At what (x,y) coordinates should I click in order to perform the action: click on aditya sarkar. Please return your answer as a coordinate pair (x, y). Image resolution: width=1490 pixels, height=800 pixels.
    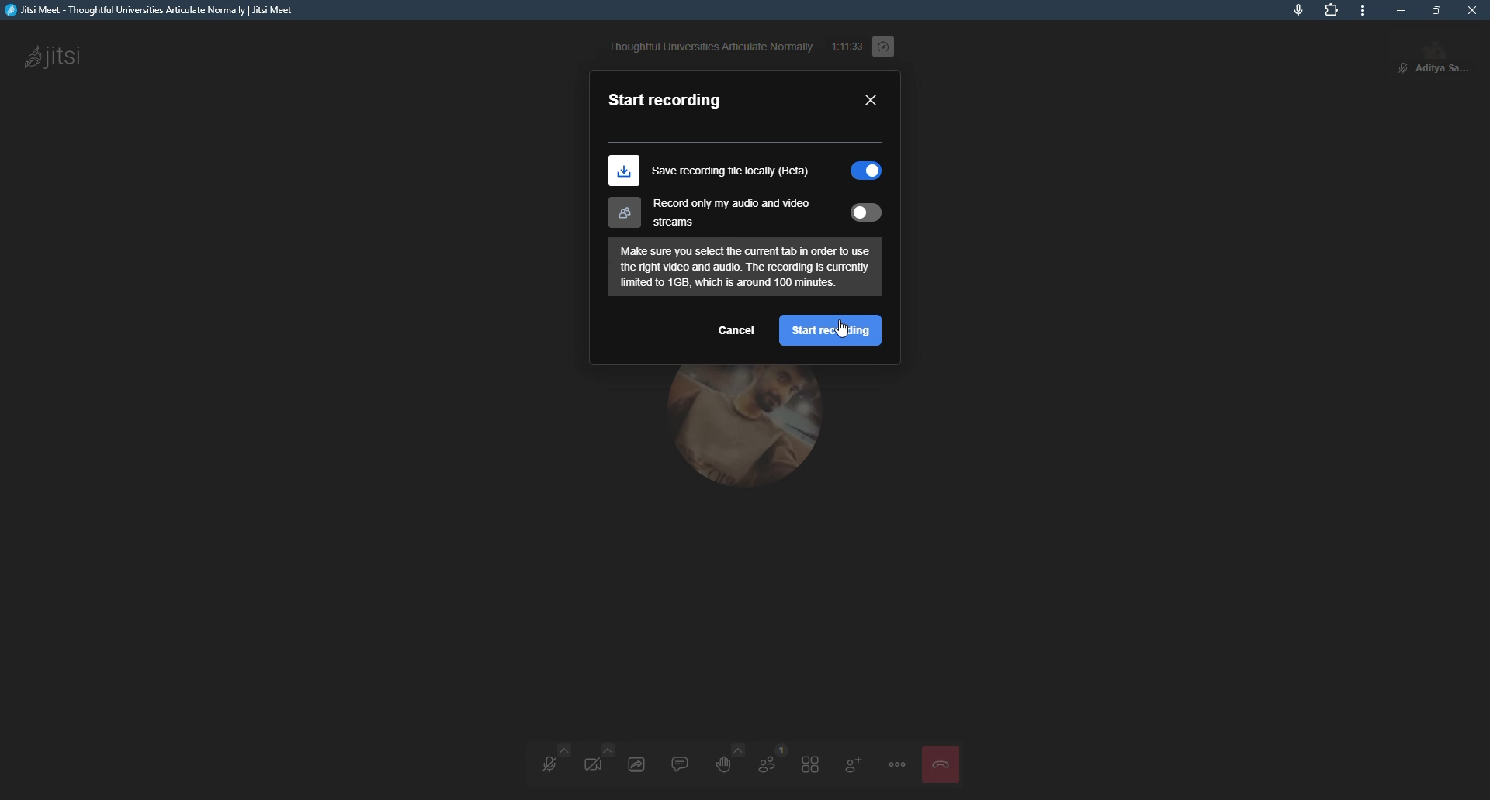
    Looking at the image, I should click on (1436, 54).